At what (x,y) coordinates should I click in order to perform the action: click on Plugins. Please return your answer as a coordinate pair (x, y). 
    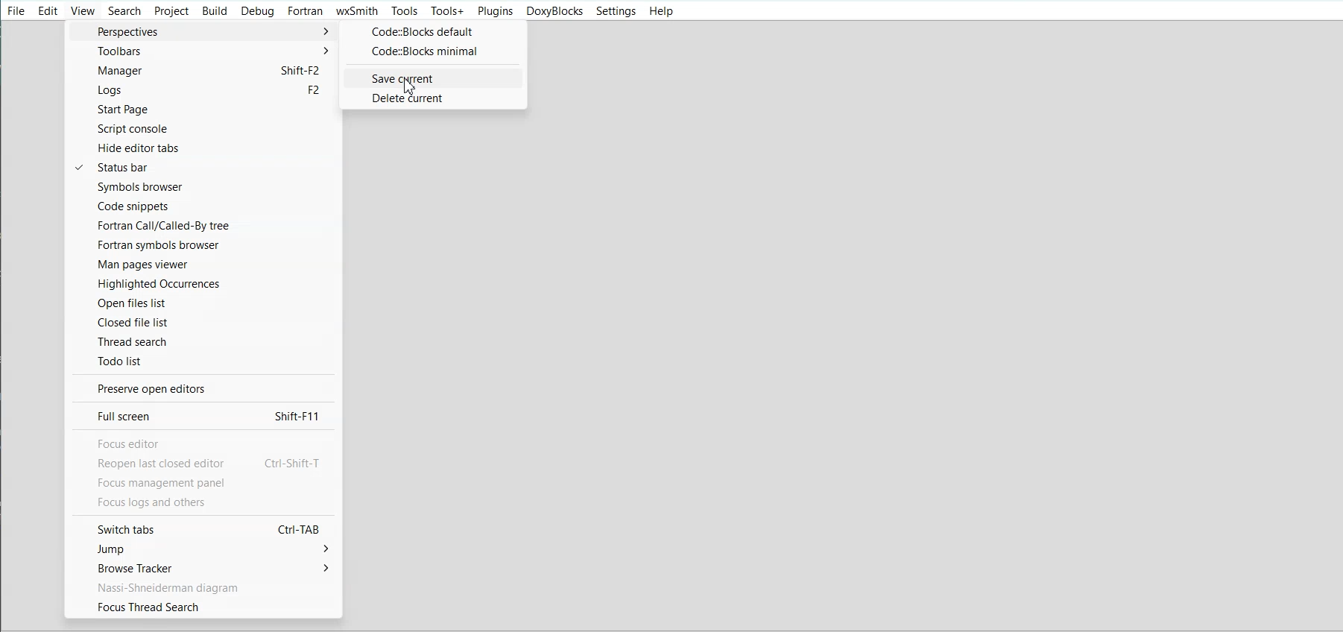
    Looking at the image, I should click on (495, 11).